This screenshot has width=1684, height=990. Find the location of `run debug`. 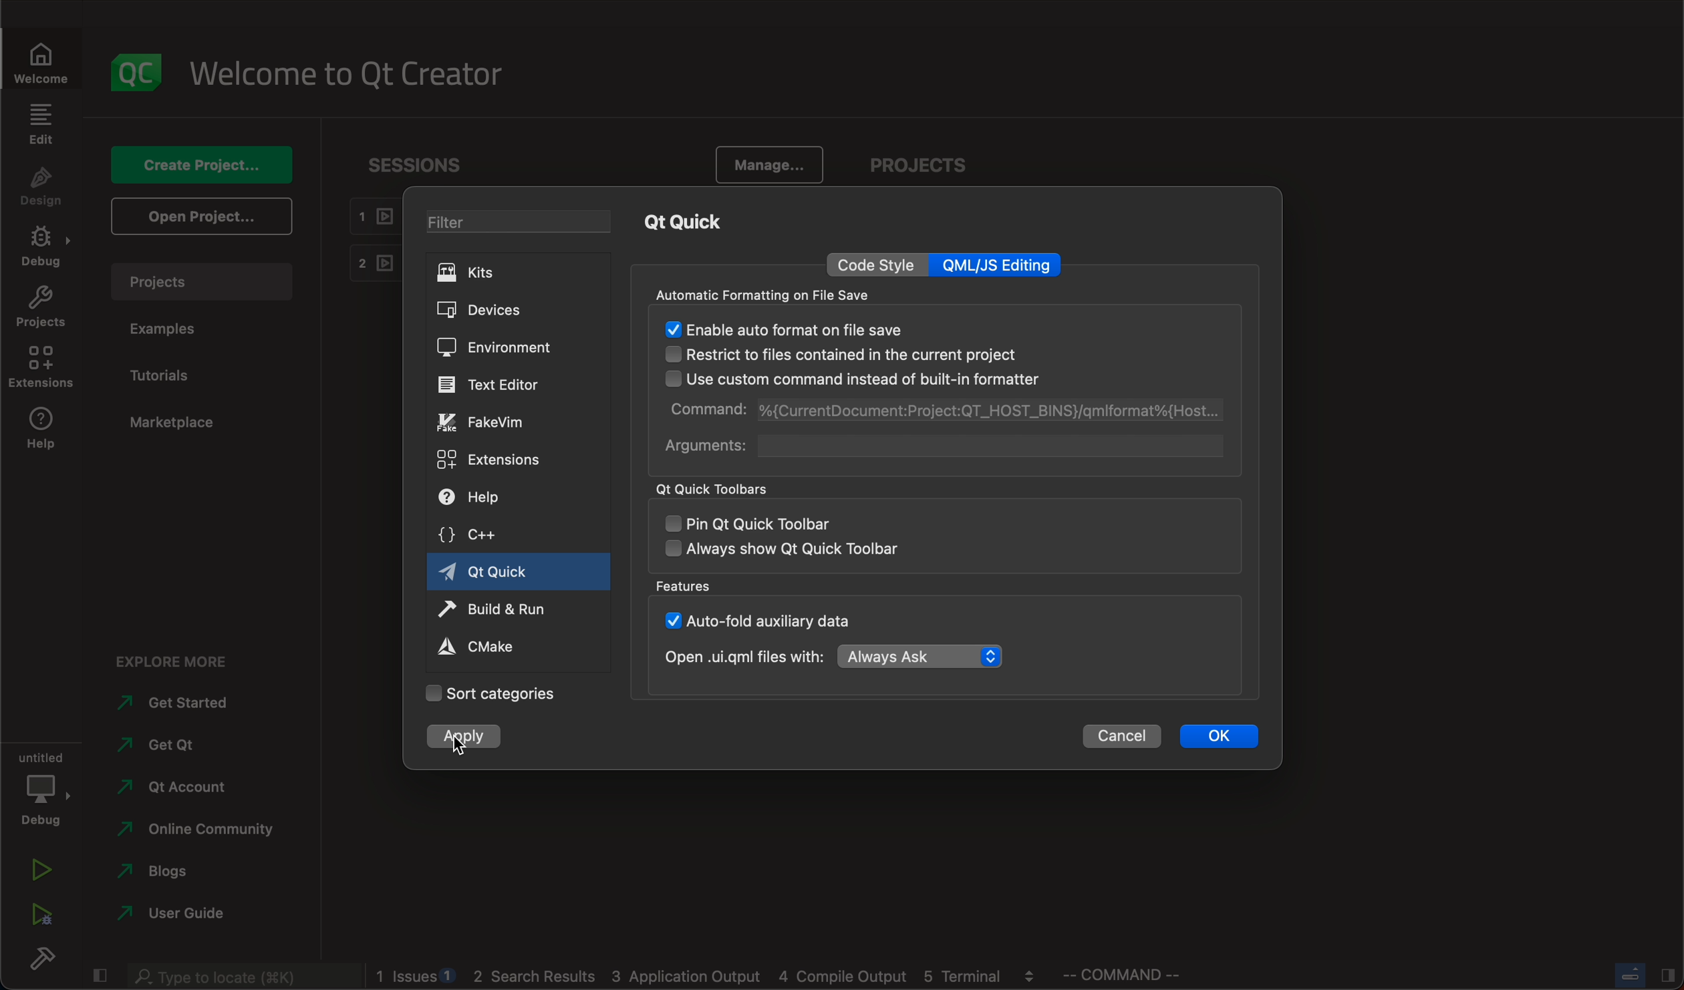

run debug is located at coordinates (44, 912).